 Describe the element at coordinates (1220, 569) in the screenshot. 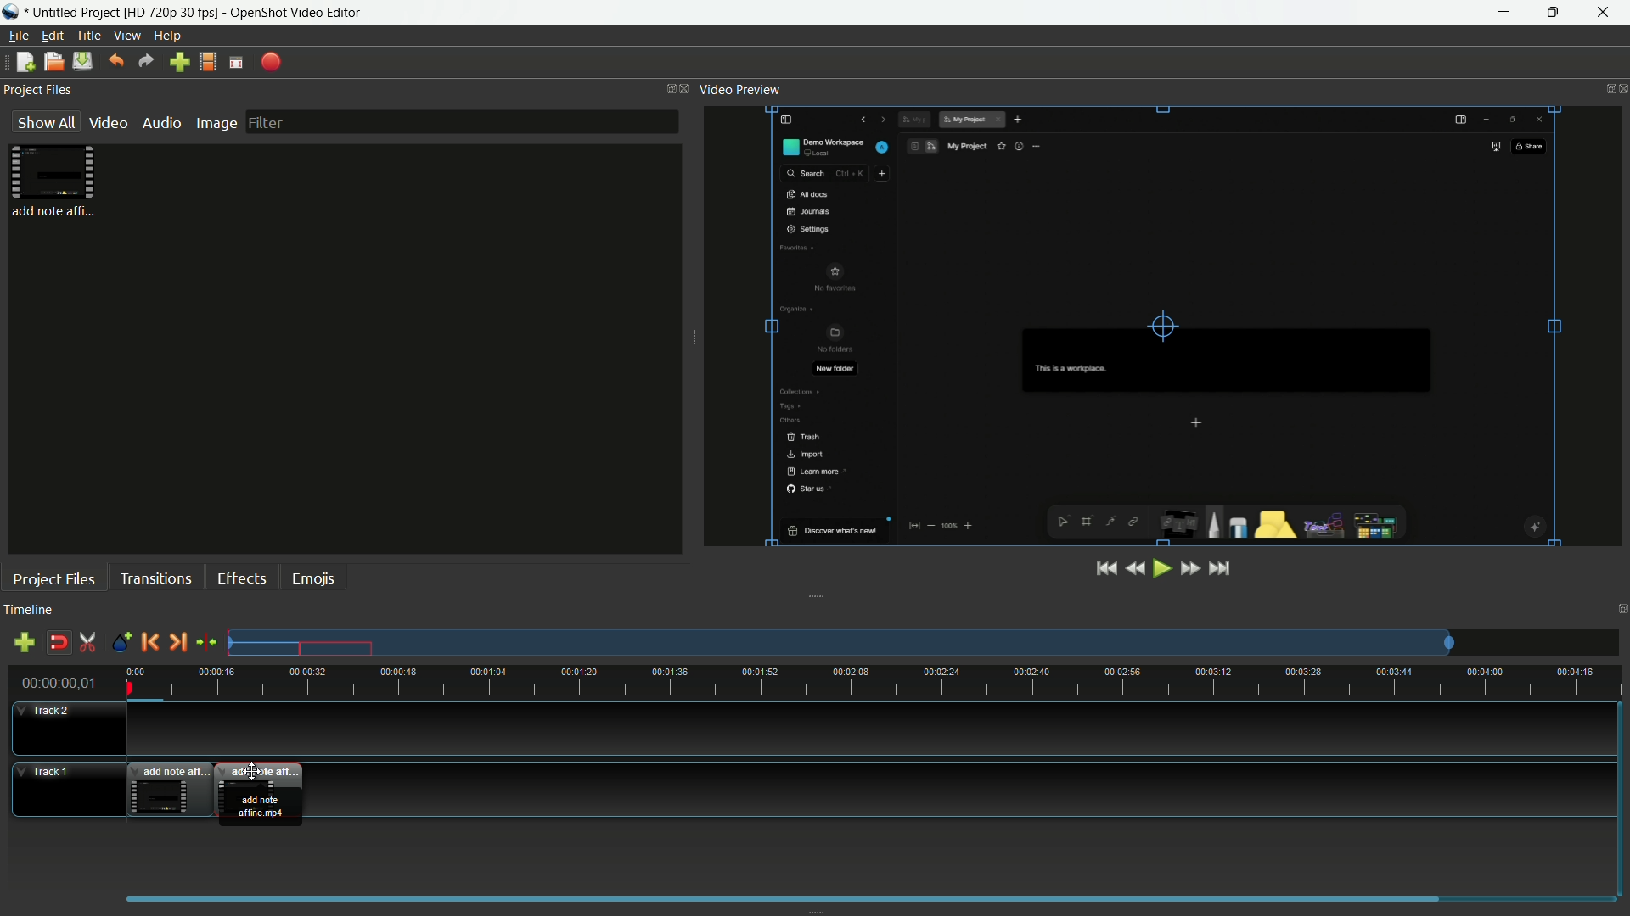

I see `jump to end` at that location.